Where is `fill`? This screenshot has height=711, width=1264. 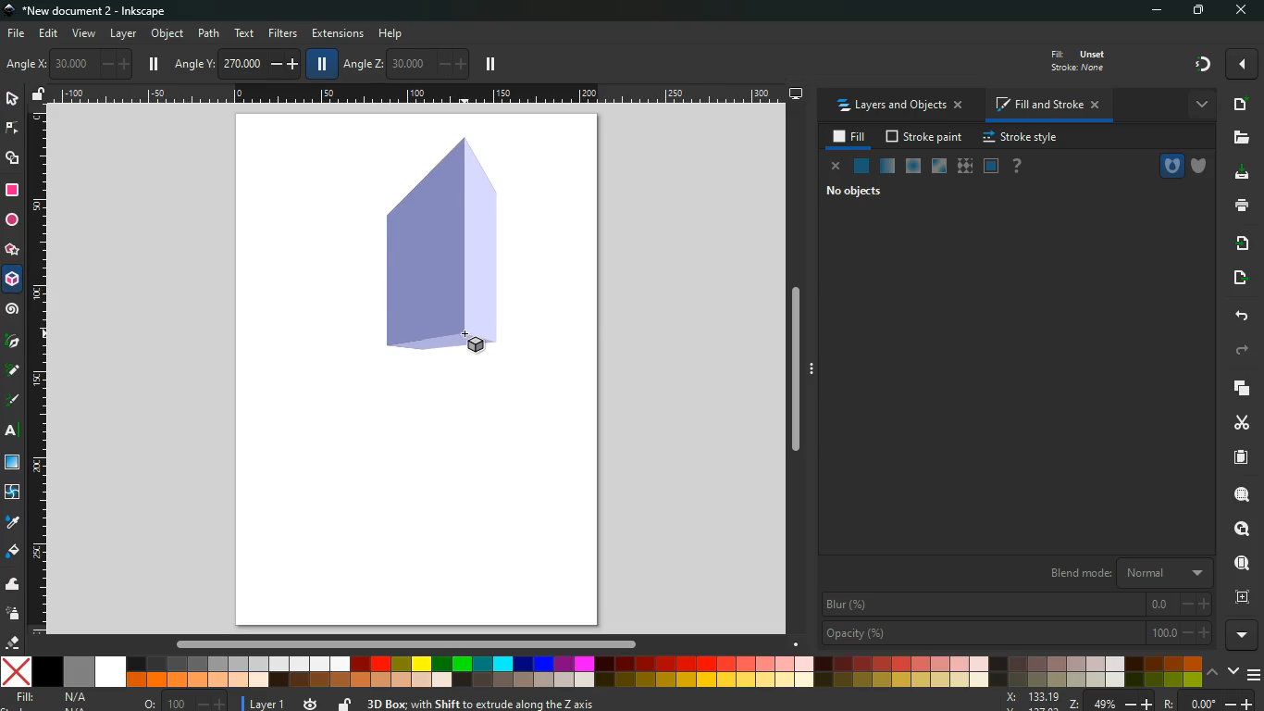 fill is located at coordinates (1075, 59).